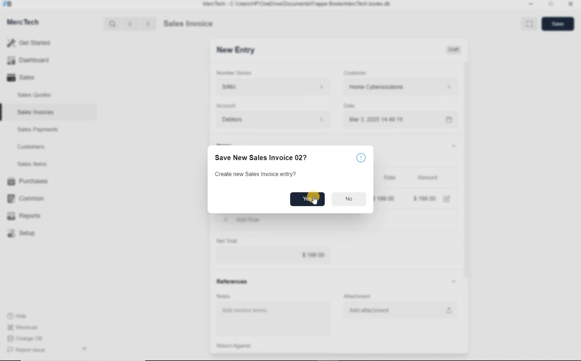  What do you see at coordinates (265, 220) in the screenshot?
I see `create` at bounding box center [265, 220].